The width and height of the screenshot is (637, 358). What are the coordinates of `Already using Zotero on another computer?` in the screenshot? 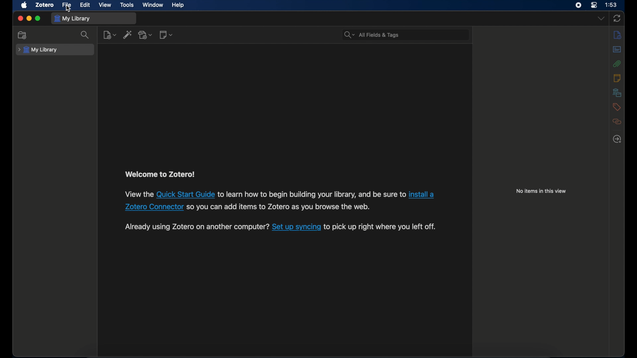 It's located at (197, 226).